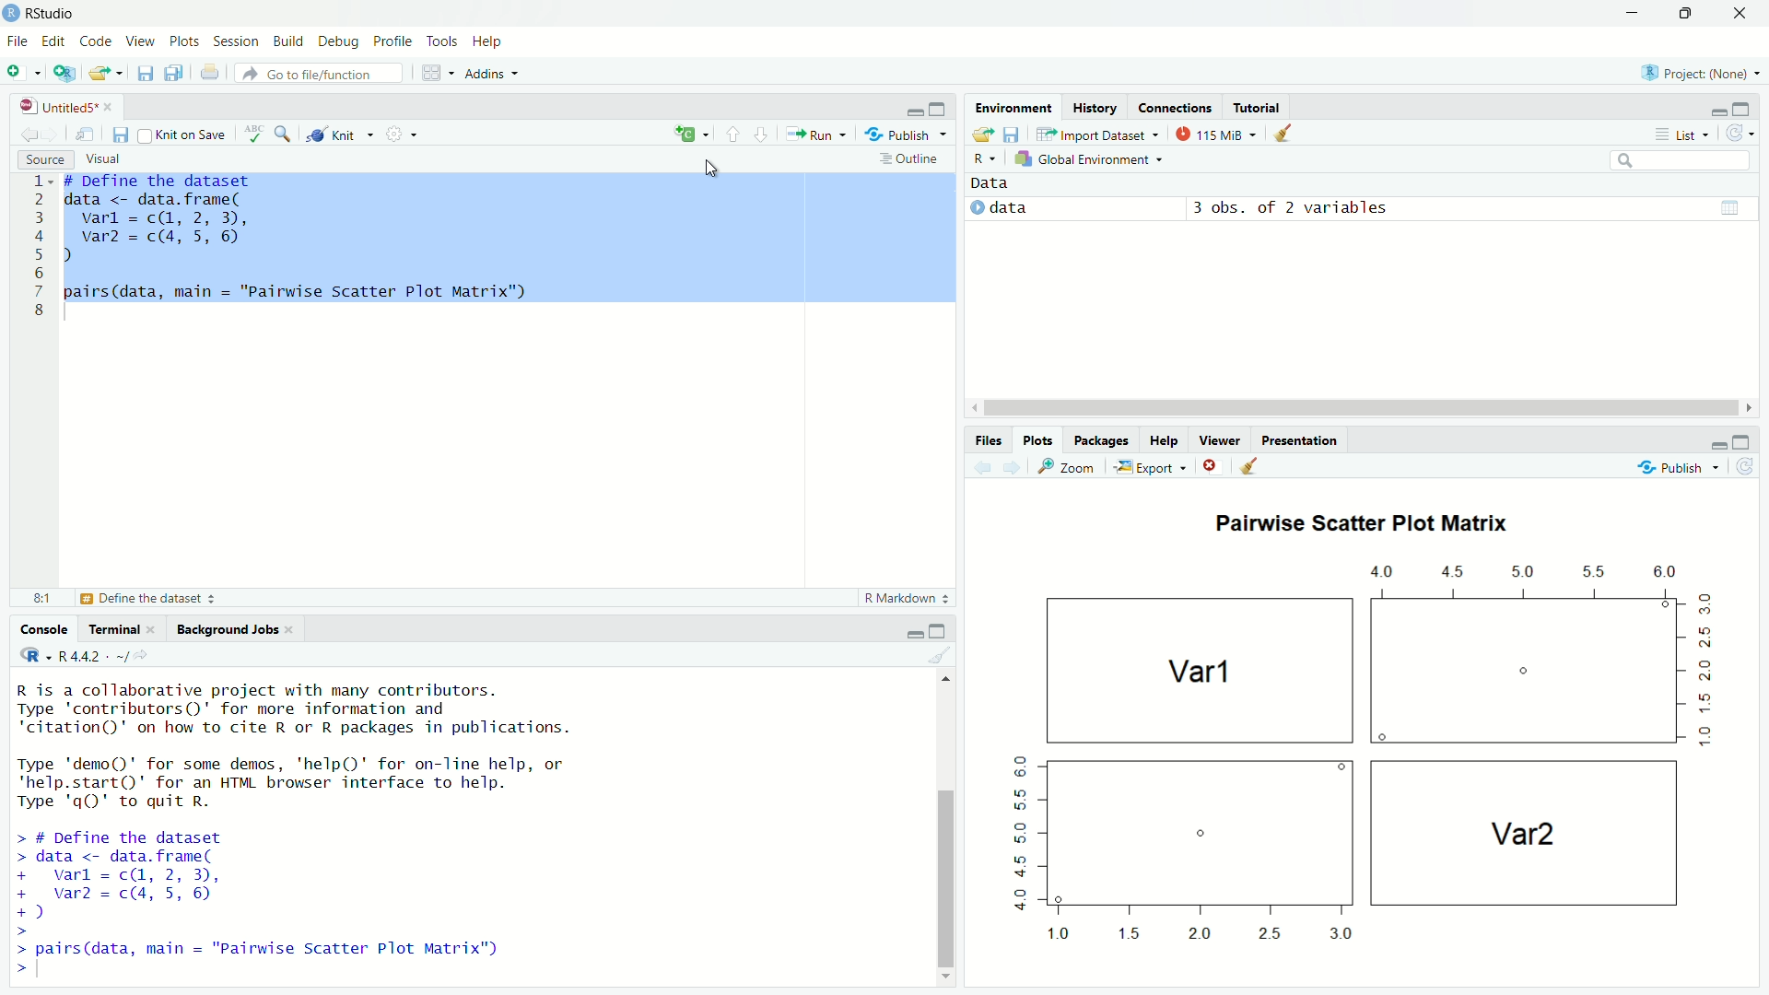 Image resolution: width=1769 pixels, height=995 pixels. What do you see at coordinates (1718, 445) in the screenshot?
I see `Minimize` at bounding box center [1718, 445].